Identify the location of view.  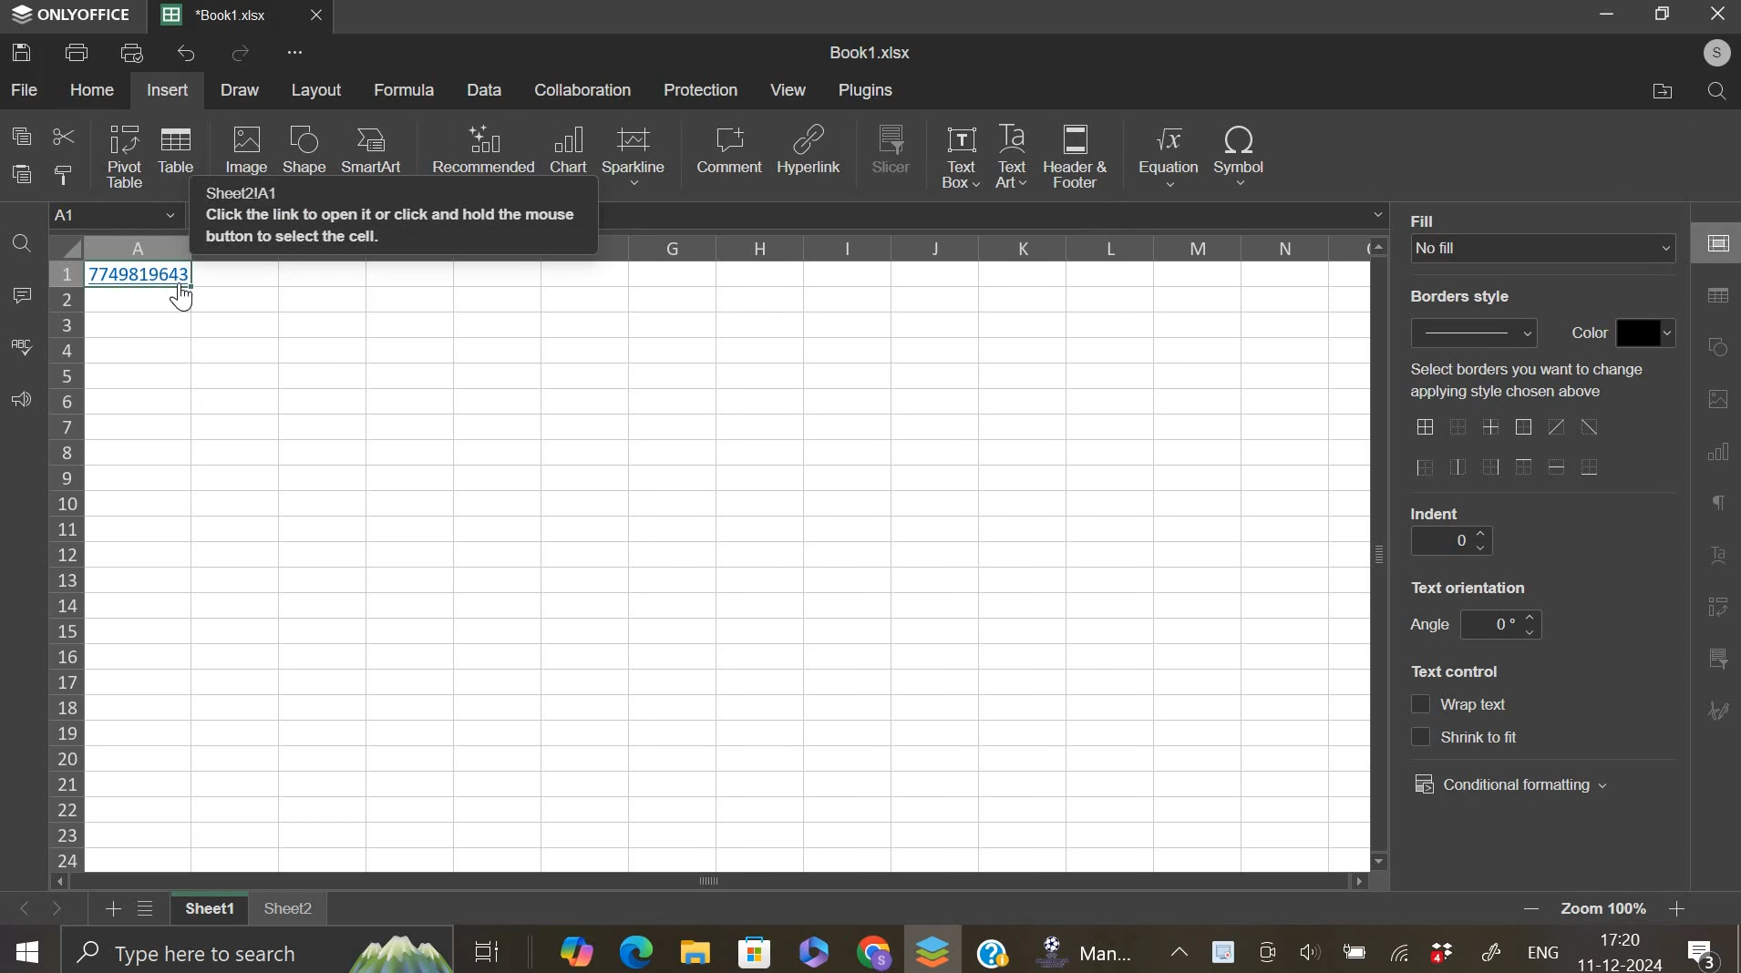
(789, 89).